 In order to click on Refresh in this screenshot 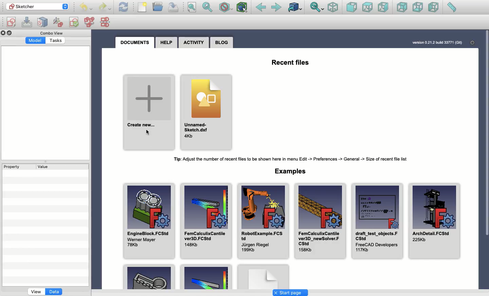, I will do `click(124, 8)`.